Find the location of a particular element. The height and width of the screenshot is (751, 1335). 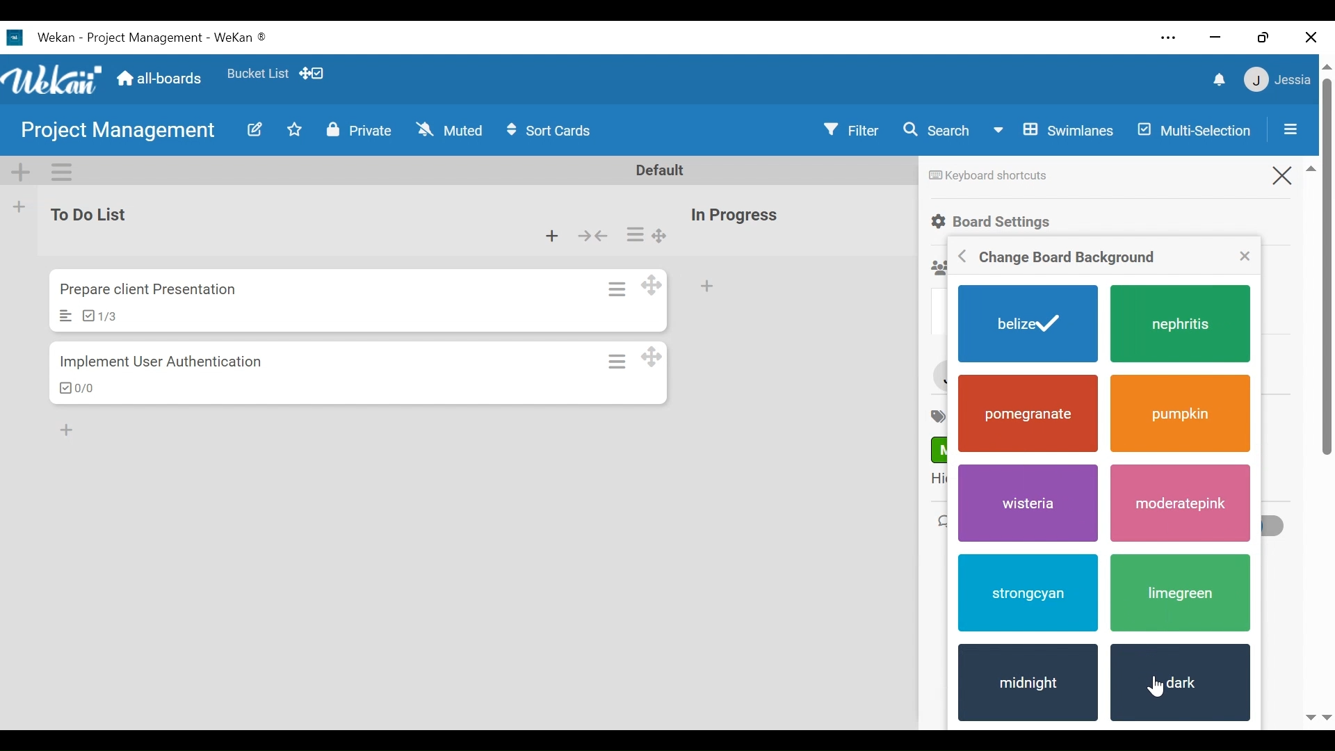

Board Title is located at coordinates (120, 133).